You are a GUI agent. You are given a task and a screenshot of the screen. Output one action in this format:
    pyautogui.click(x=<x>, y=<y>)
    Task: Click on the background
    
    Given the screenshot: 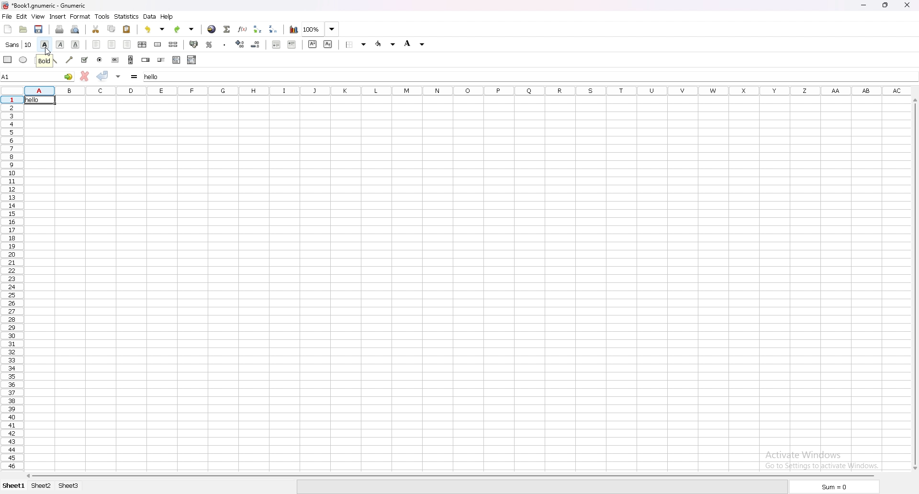 What is the action you would take?
    pyautogui.click(x=387, y=44)
    